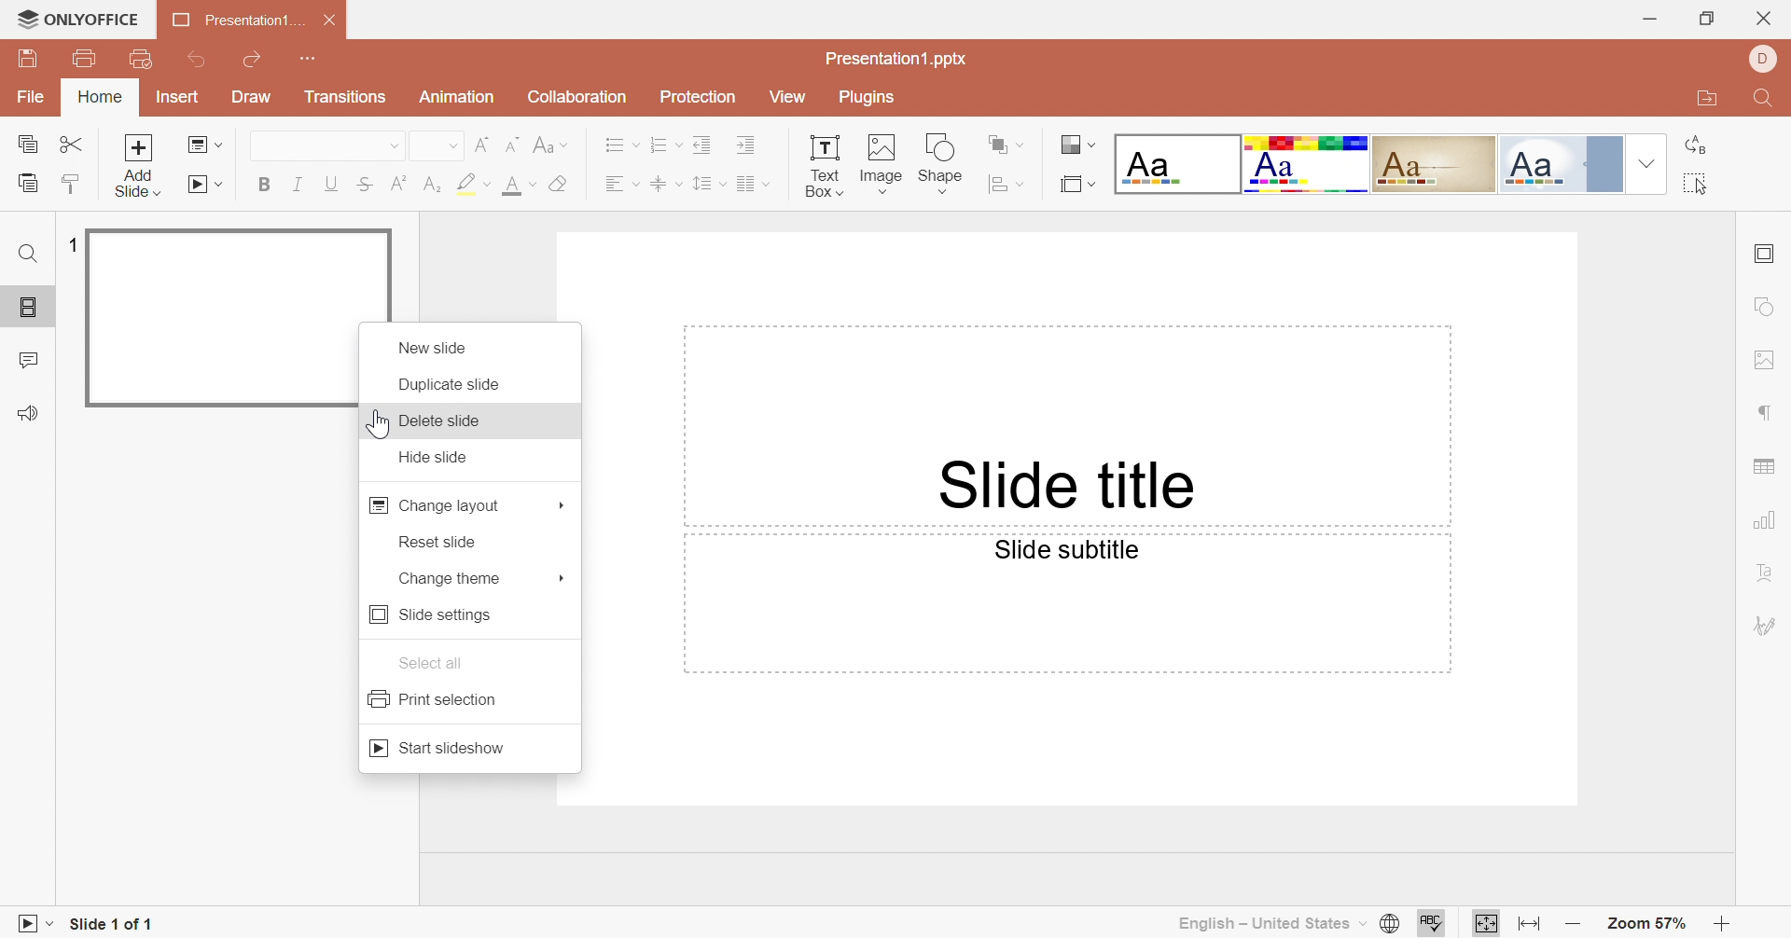 The height and width of the screenshot is (938, 1791). What do you see at coordinates (564, 505) in the screenshot?
I see `More` at bounding box center [564, 505].